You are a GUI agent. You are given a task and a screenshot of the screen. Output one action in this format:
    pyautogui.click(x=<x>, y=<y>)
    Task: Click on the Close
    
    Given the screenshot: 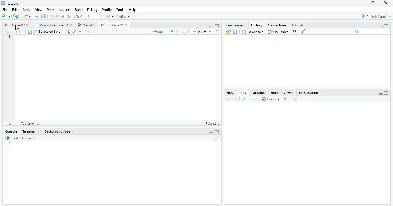 What is the action you would take?
    pyautogui.click(x=385, y=3)
    